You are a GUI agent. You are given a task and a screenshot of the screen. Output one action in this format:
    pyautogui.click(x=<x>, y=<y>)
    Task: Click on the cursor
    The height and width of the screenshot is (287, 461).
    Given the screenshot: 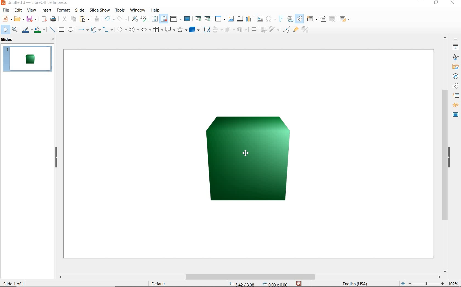 What is the action you would take?
    pyautogui.click(x=246, y=152)
    